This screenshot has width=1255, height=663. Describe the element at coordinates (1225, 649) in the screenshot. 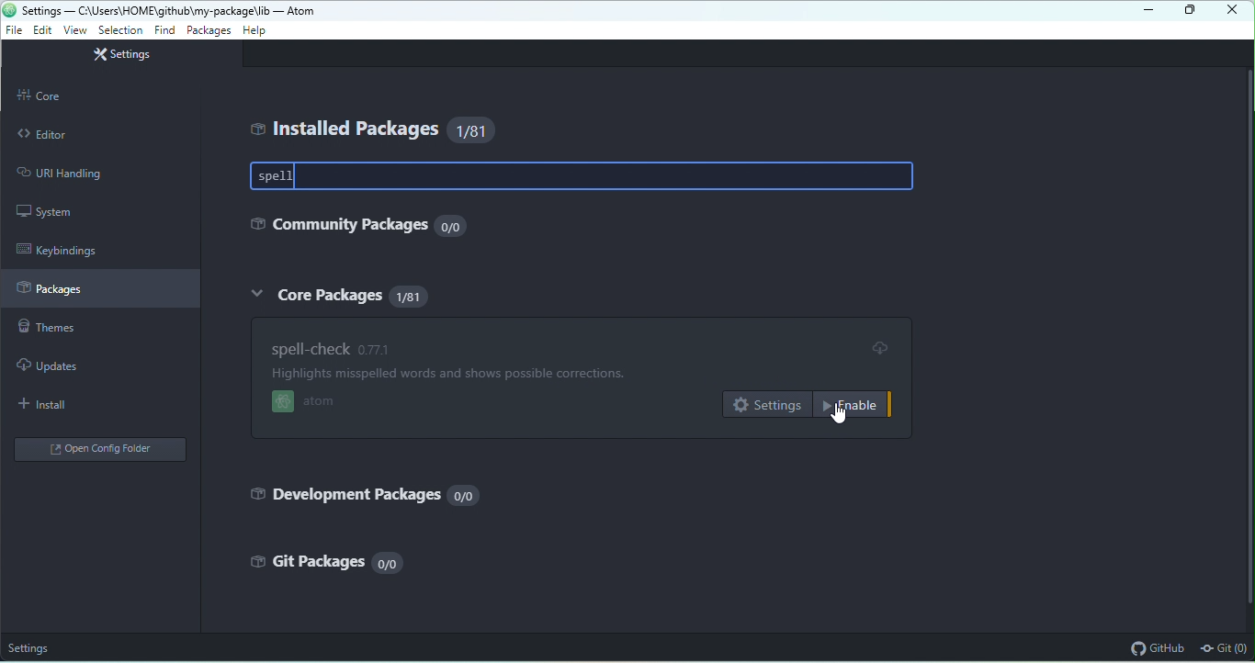

I see `git` at that location.